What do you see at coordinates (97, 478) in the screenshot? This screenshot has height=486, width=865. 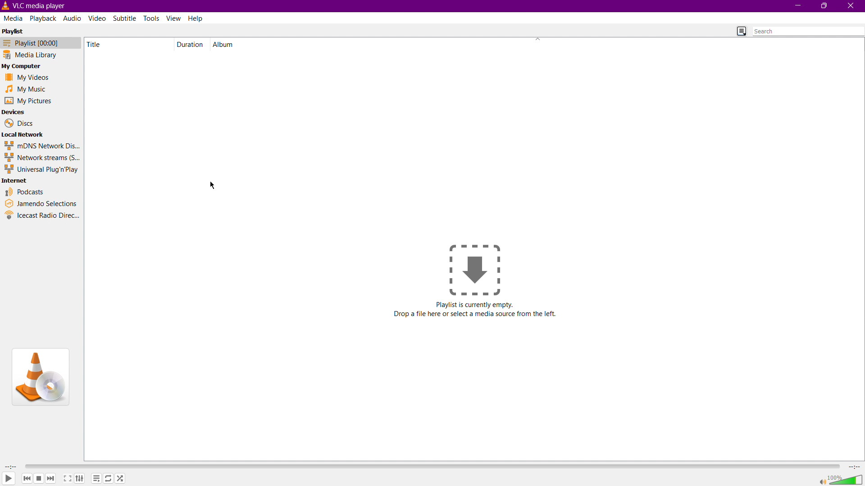 I see `Playlist` at bounding box center [97, 478].